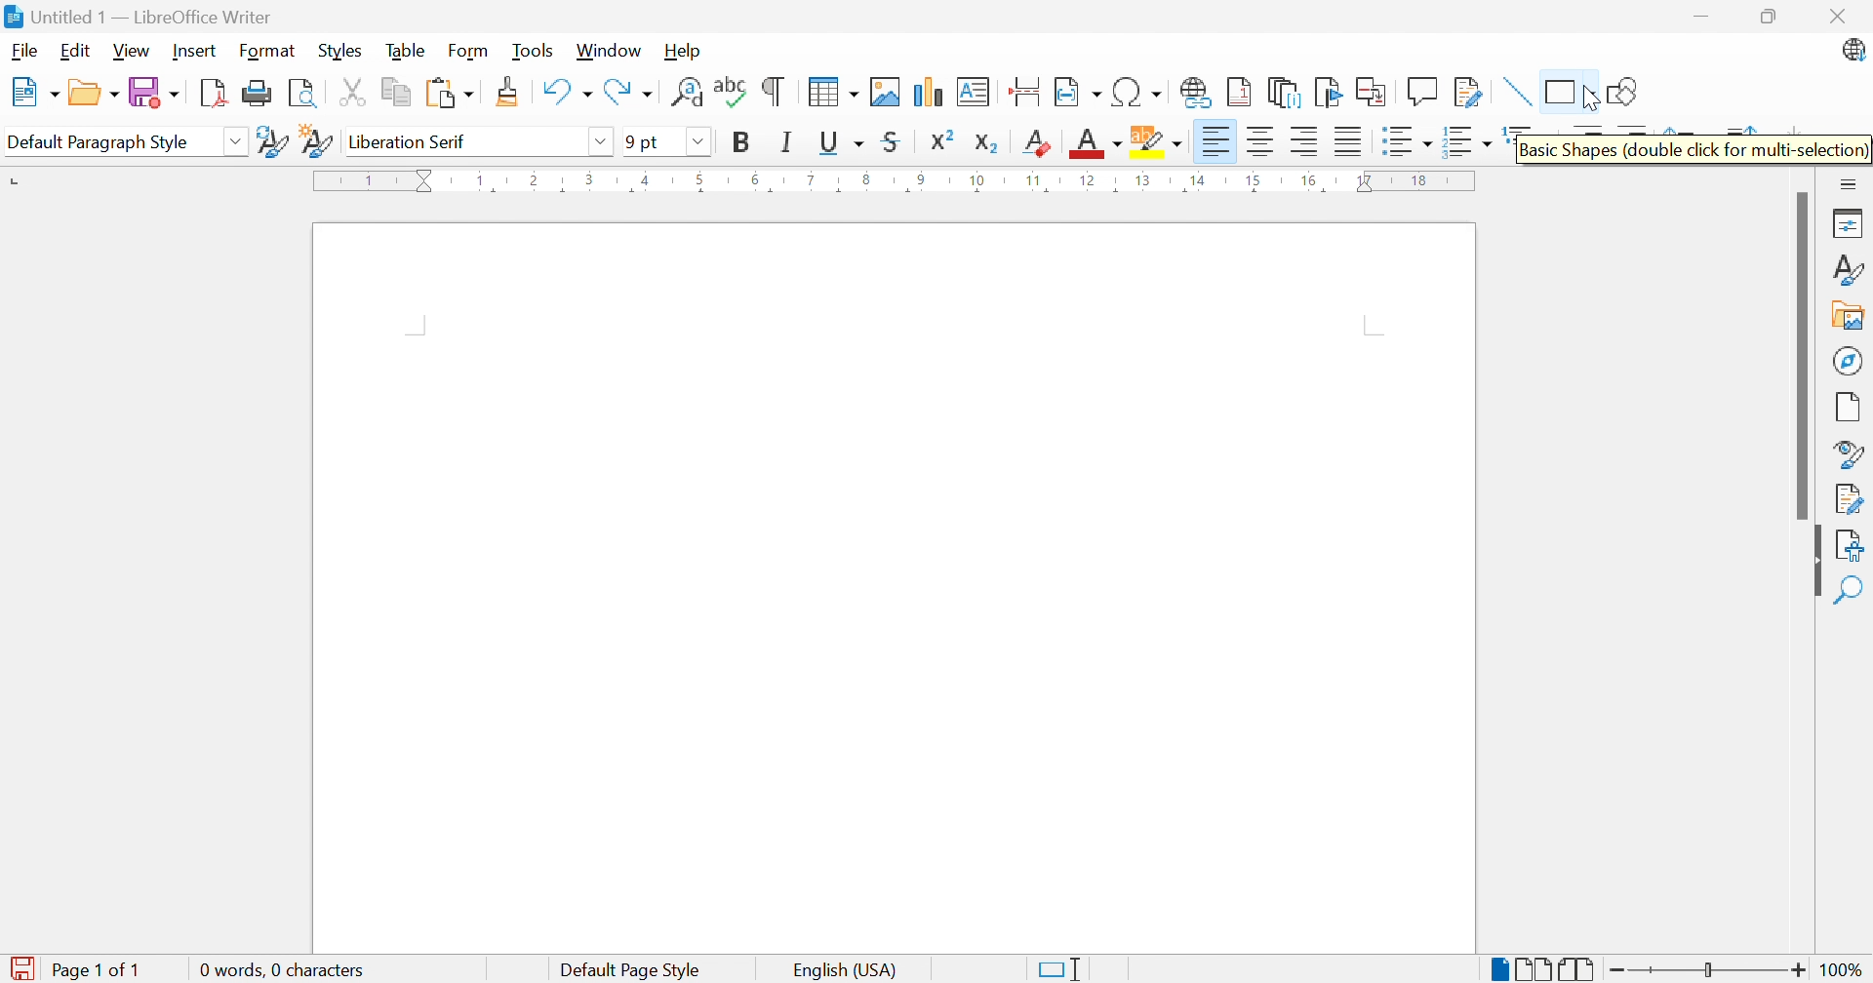  Describe the element at coordinates (1627, 88) in the screenshot. I see `Sow draw functions` at that location.